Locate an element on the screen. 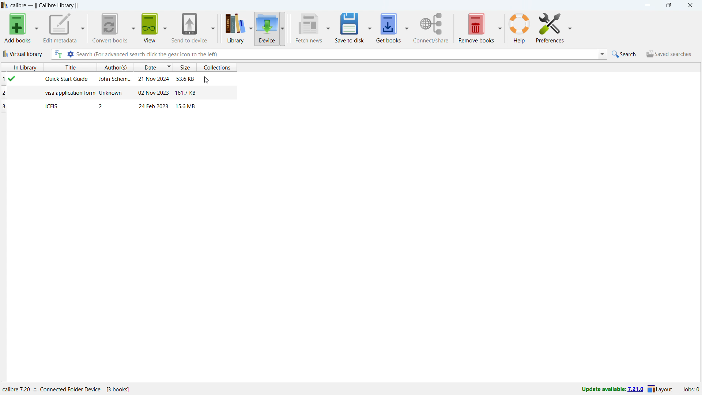 The width and height of the screenshot is (702, 395). book on device (in library) is located at coordinates (141, 80).